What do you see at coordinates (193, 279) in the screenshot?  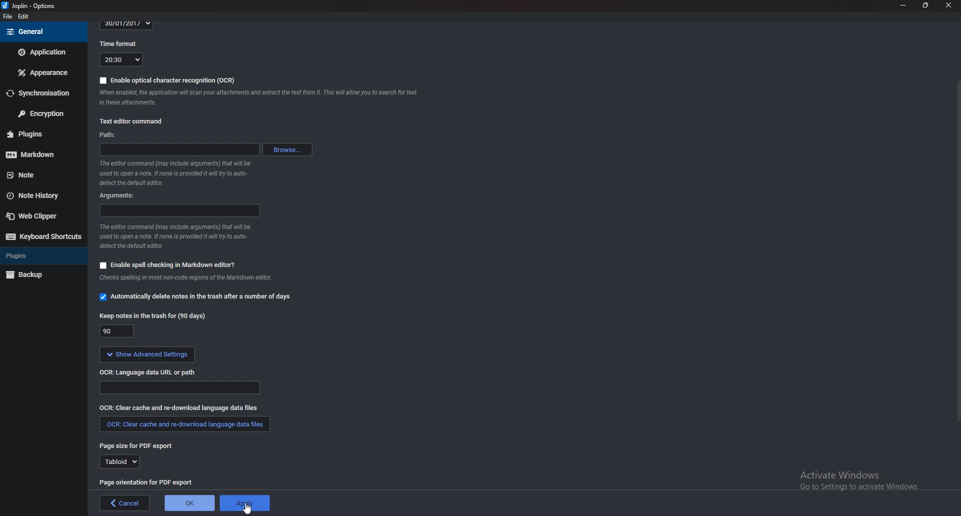 I see `Info` at bounding box center [193, 279].